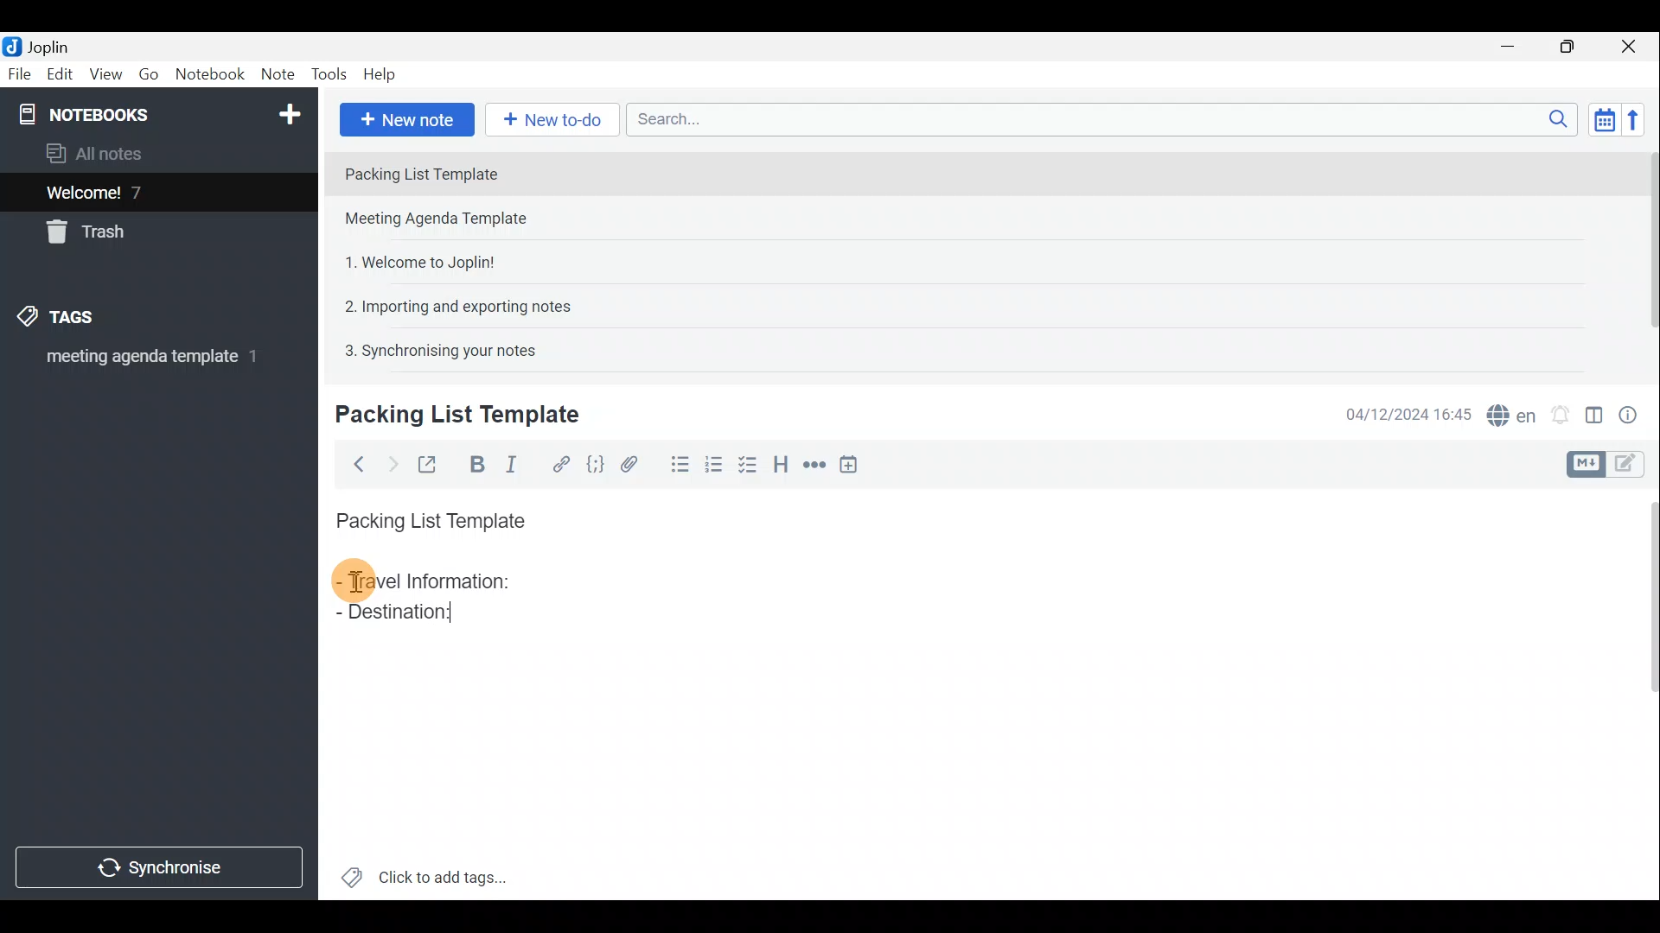 The width and height of the screenshot is (1660, 933). Describe the element at coordinates (1634, 412) in the screenshot. I see `Note properties` at that location.